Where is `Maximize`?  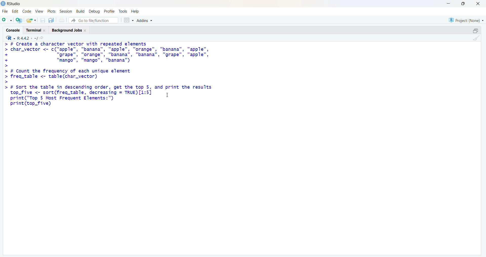 Maximize is located at coordinates (476, 30).